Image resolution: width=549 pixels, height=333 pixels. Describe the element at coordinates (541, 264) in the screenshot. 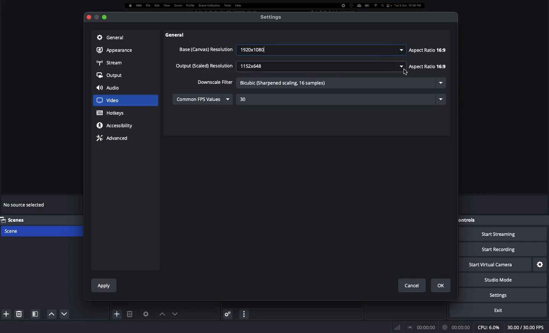

I see `Settings` at that location.